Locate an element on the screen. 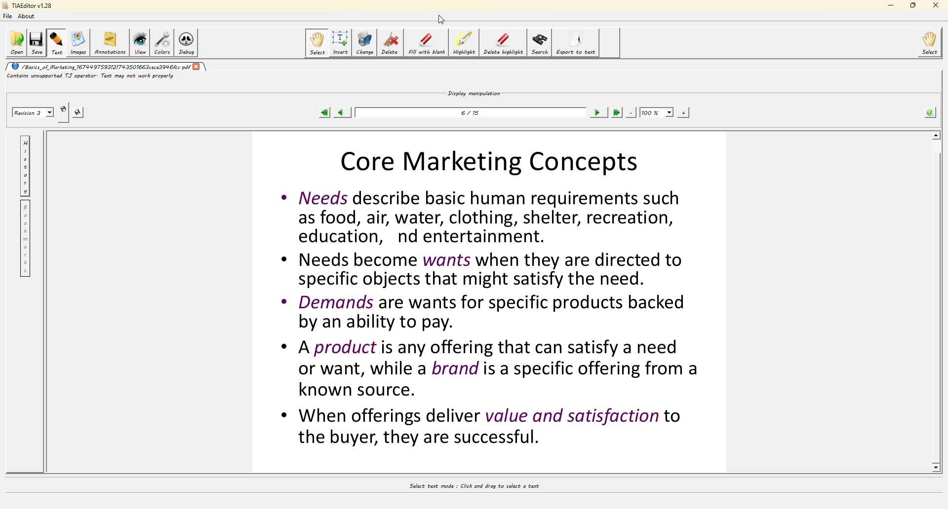  revision 2 is located at coordinates (34, 113).